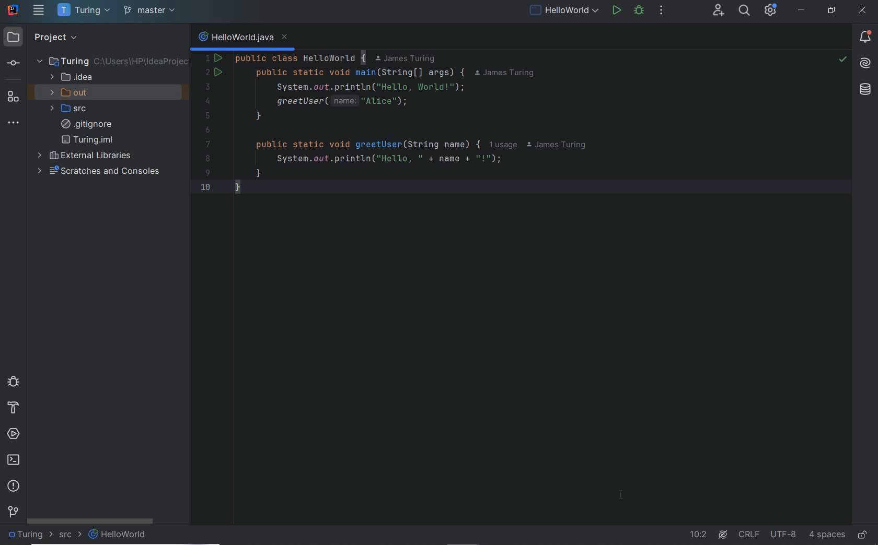 This screenshot has height=545, width=878. I want to click on CLOSE, so click(861, 10).